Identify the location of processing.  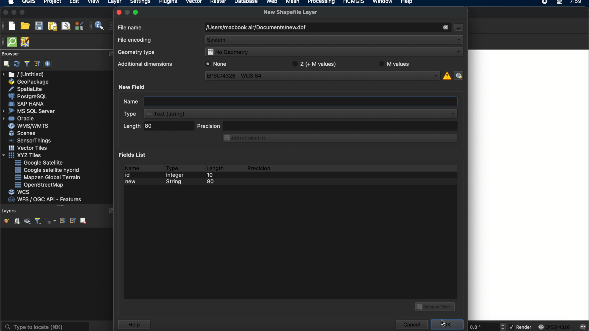
(323, 2).